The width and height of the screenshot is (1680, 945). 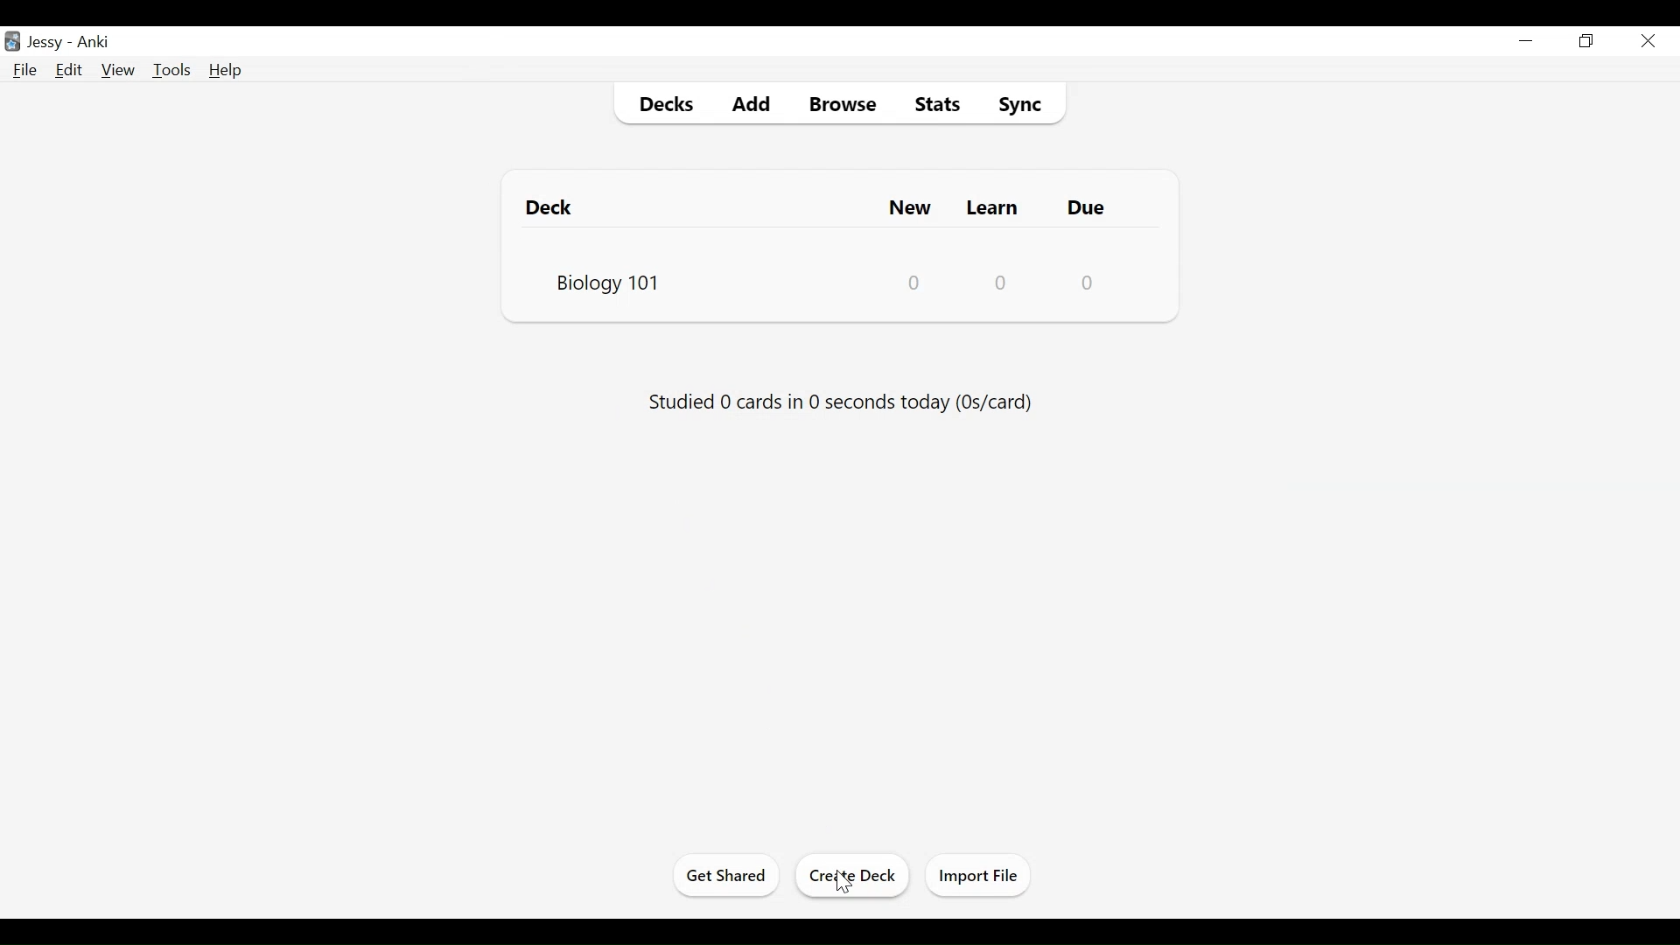 What do you see at coordinates (917, 281) in the screenshot?
I see `New Card Counts` at bounding box center [917, 281].